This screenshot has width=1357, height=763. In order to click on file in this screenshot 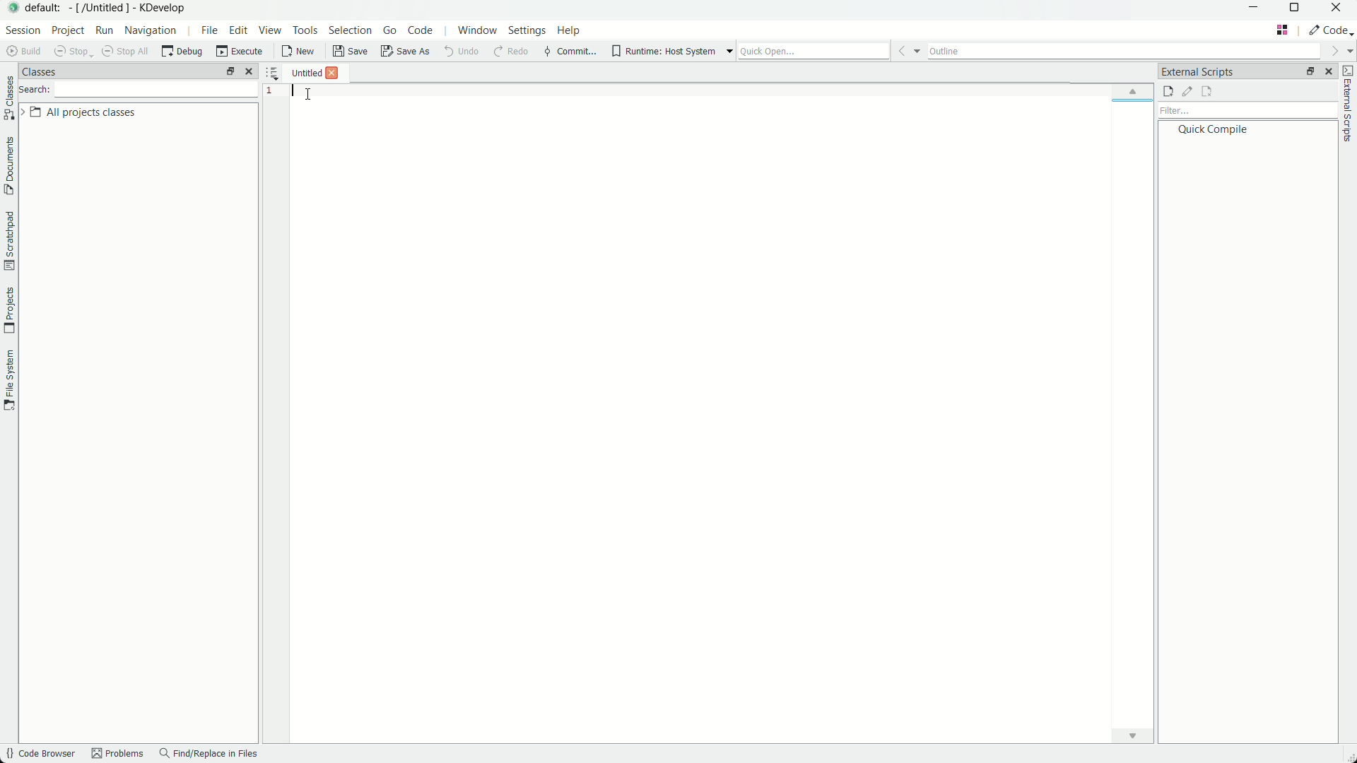, I will do `click(208, 32)`.